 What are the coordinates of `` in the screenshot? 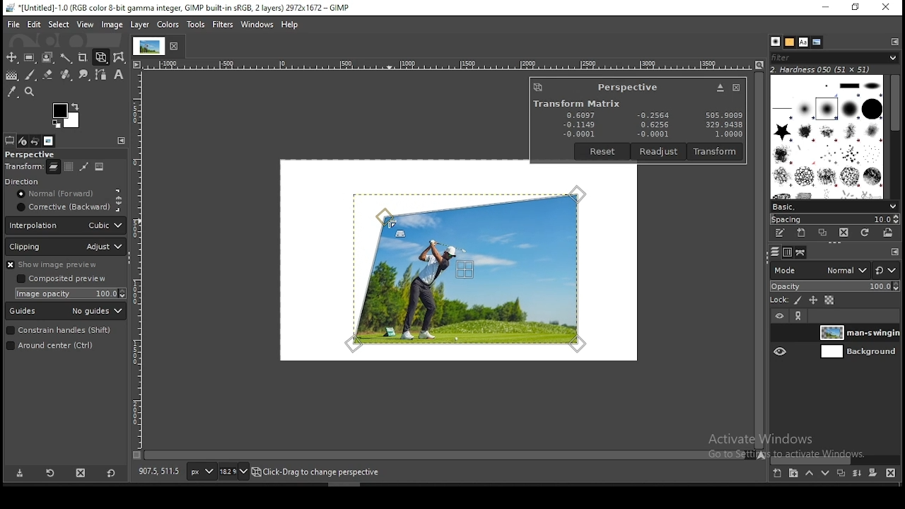 It's located at (720, 88).